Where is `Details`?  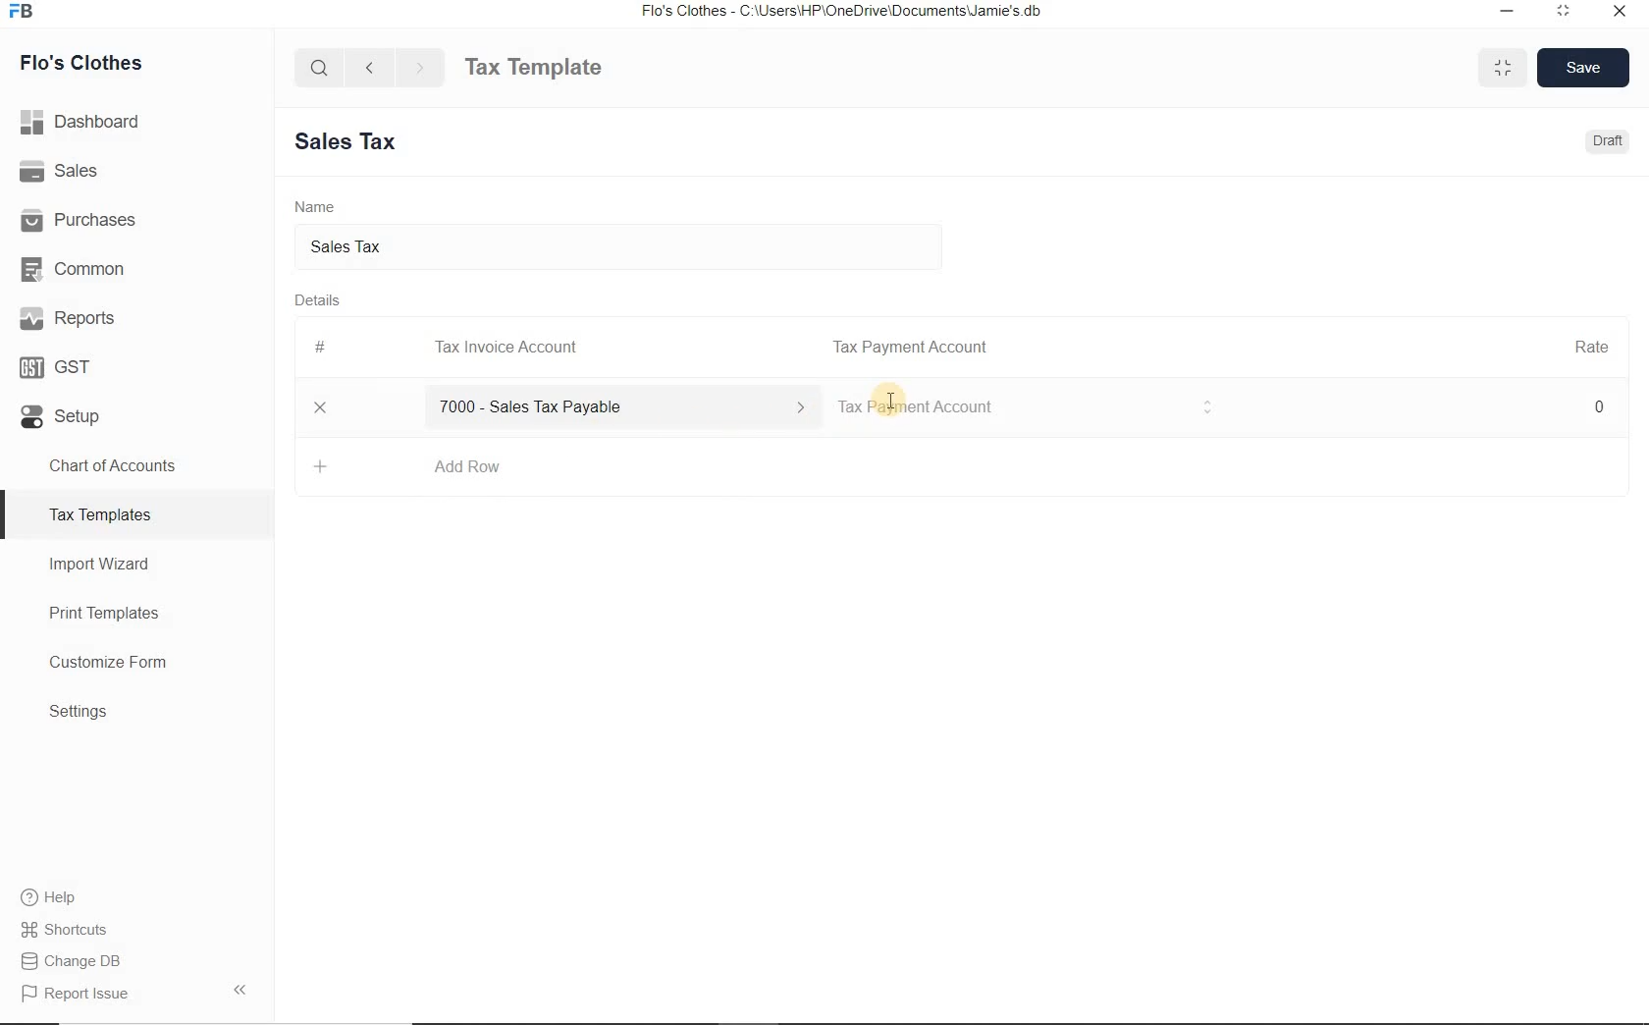 Details is located at coordinates (316, 298).